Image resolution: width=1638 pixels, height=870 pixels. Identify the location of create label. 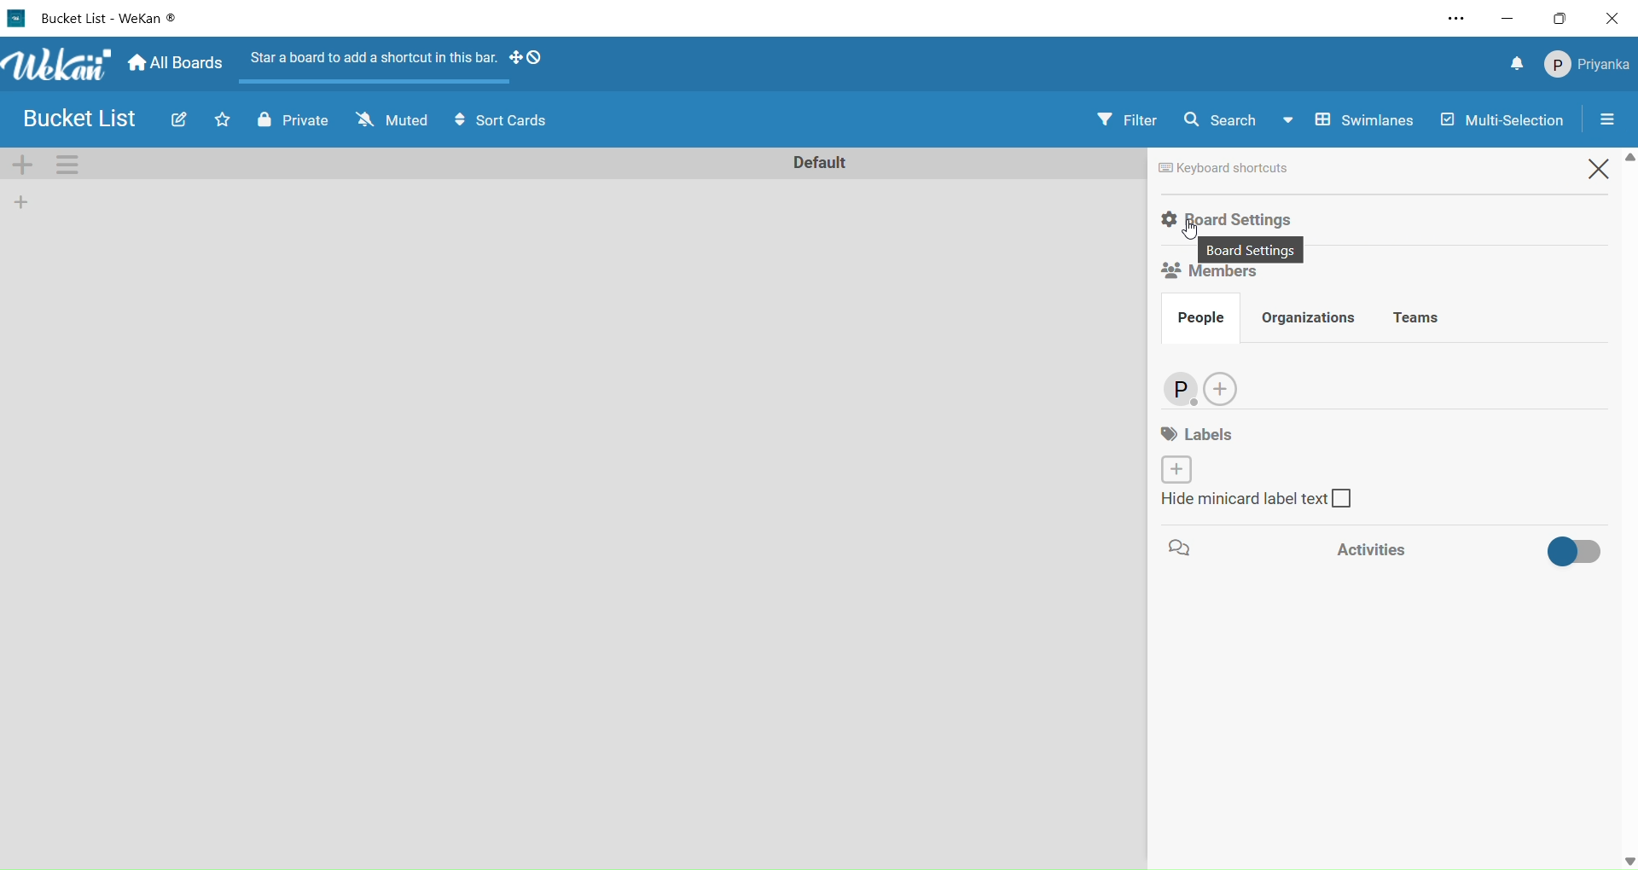
(1176, 468).